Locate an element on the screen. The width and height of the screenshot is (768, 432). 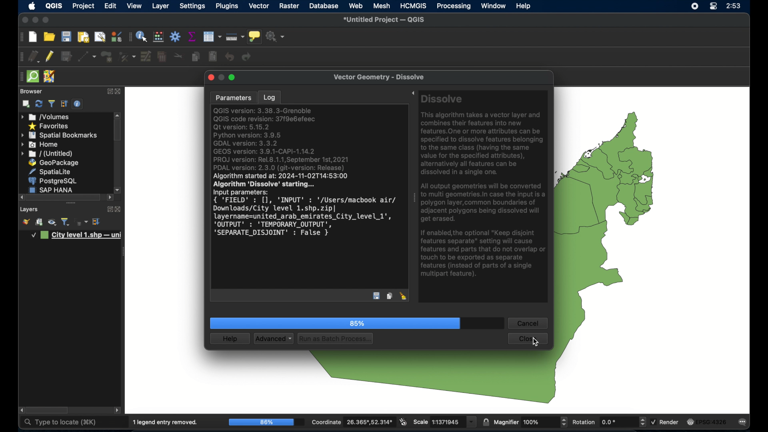
advanced is located at coordinates (273, 339).